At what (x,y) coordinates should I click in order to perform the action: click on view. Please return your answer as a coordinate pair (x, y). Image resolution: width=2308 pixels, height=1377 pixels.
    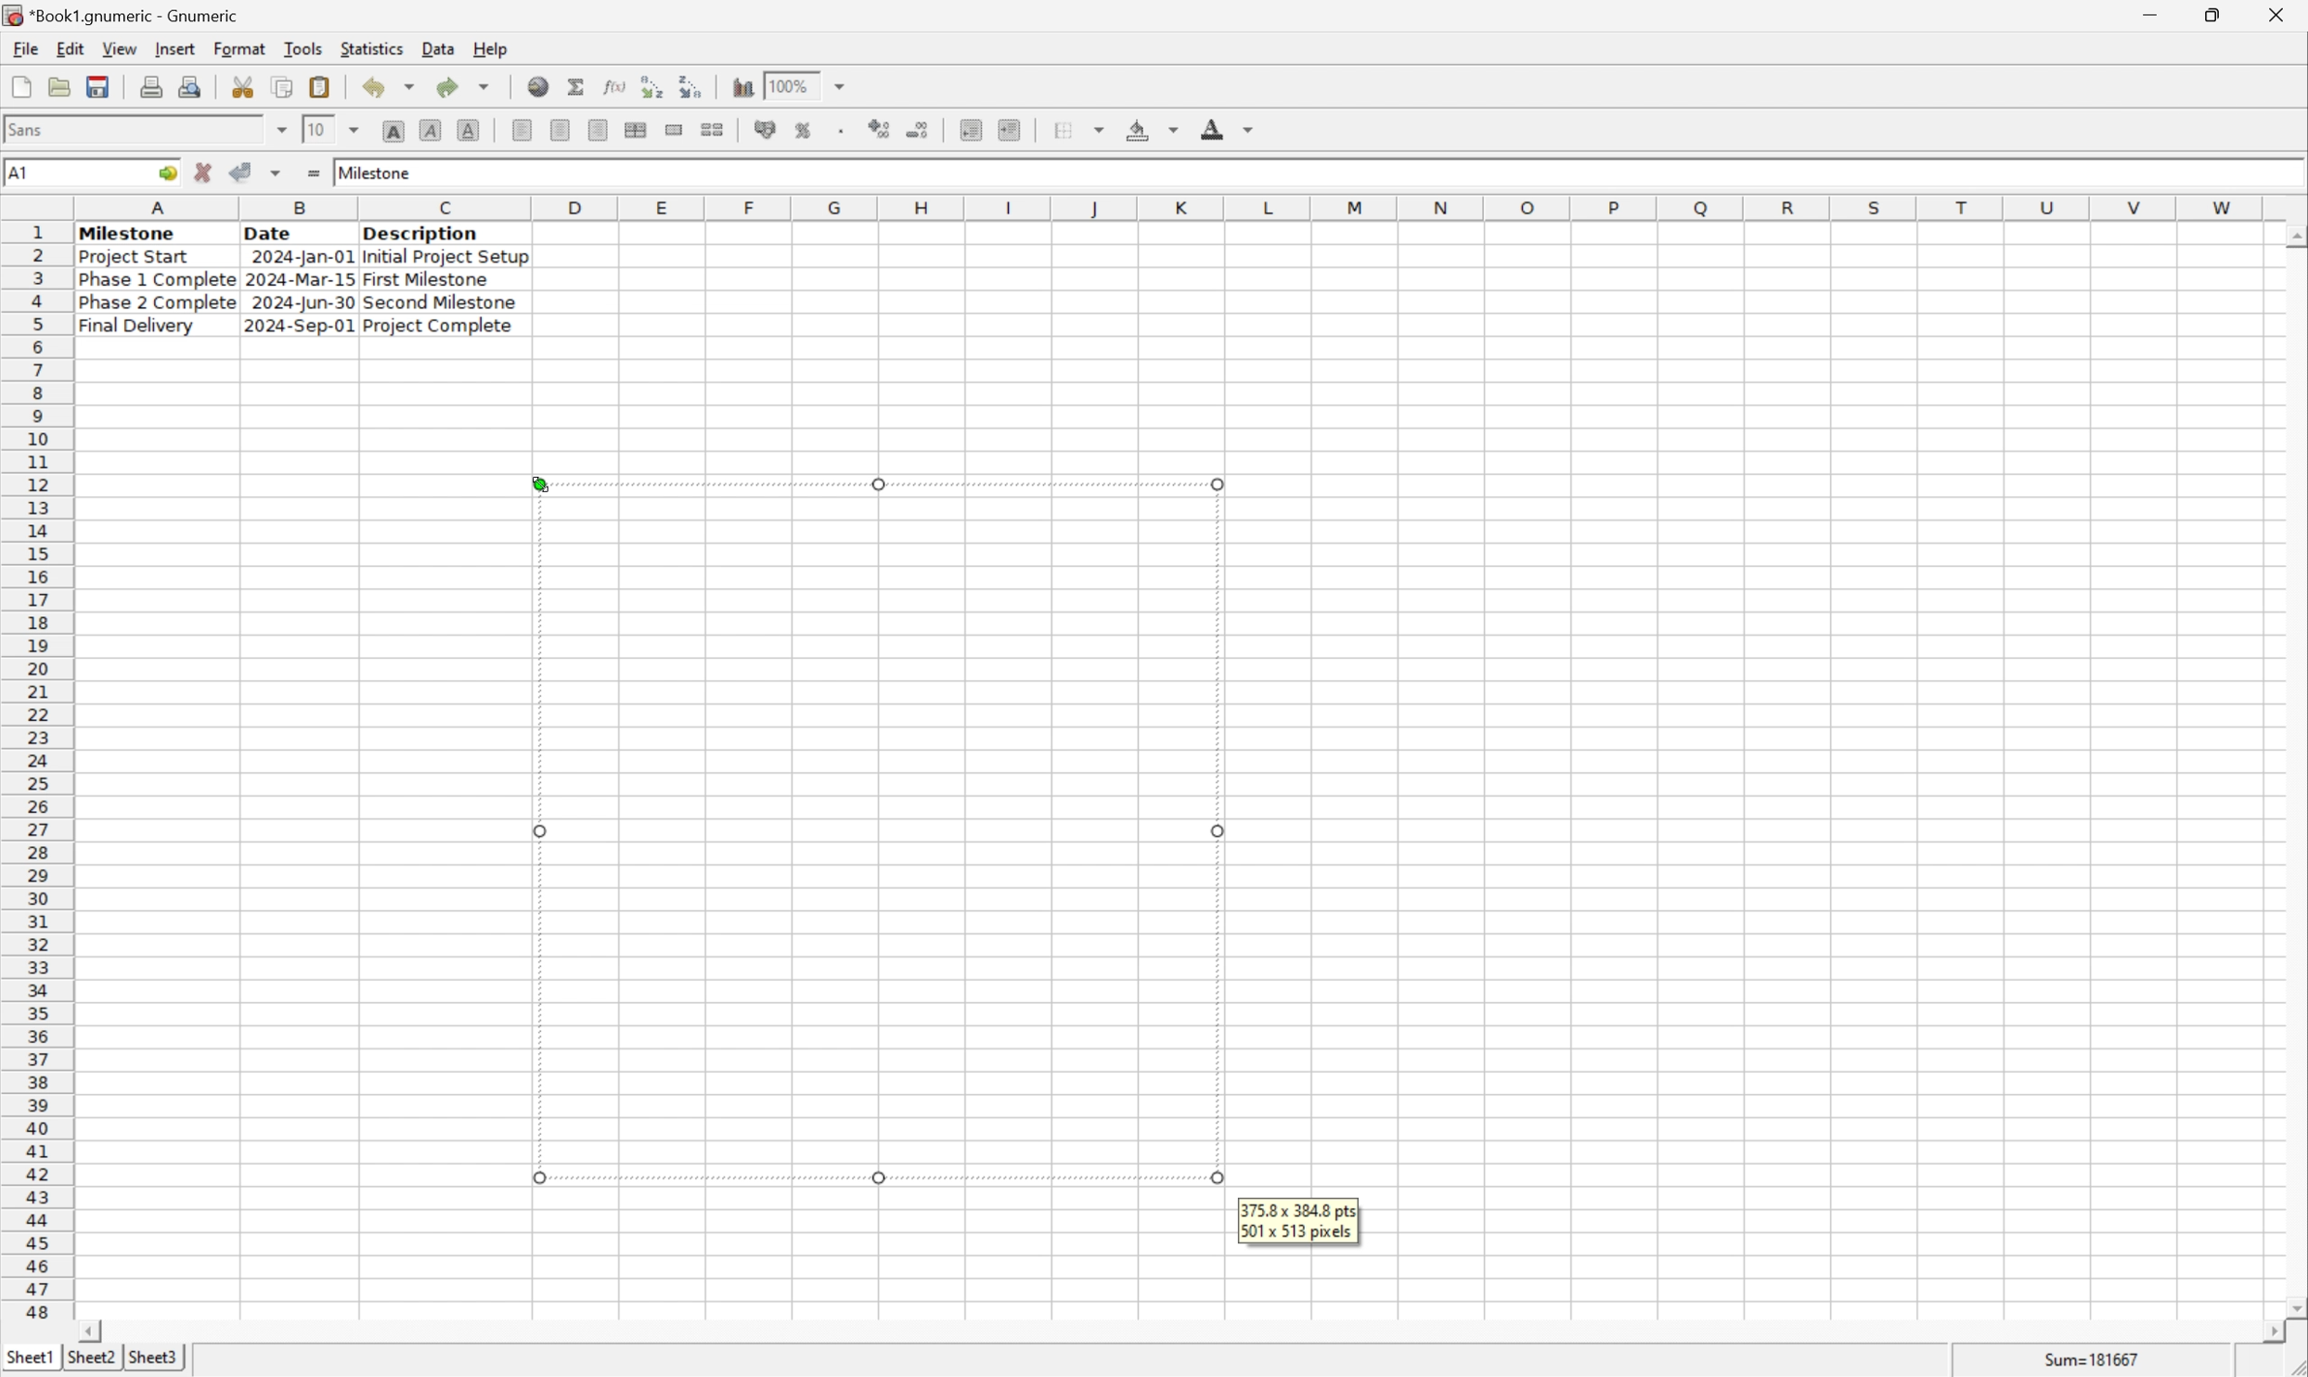
    Looking at the image, I should click on (118, 49).